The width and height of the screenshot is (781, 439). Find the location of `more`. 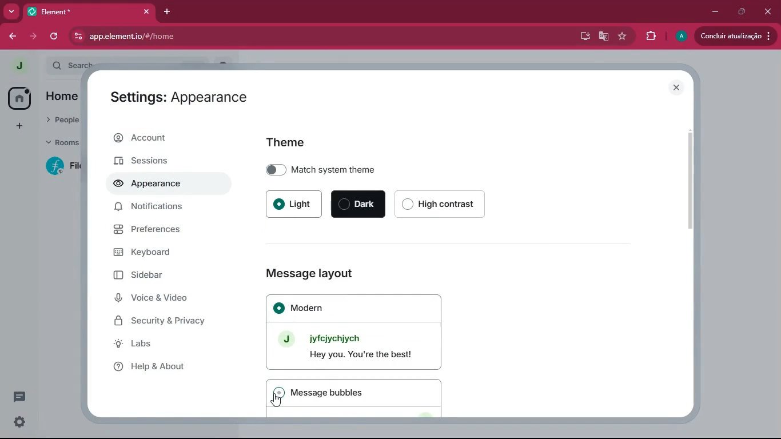

more is located at coordinates (11, 12).